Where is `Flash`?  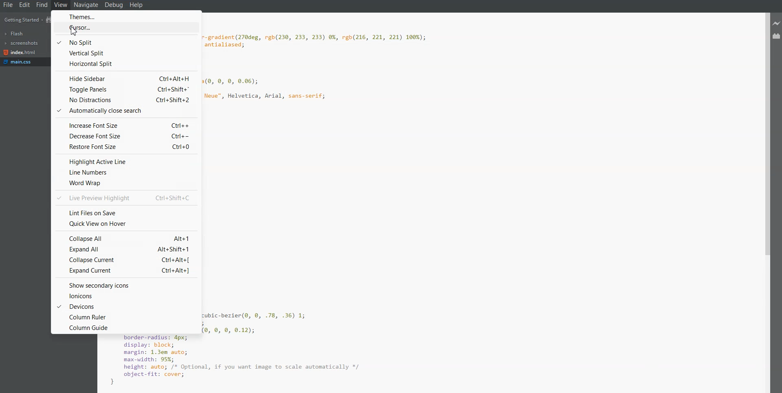
Flash is located at coordinates (15, 34).